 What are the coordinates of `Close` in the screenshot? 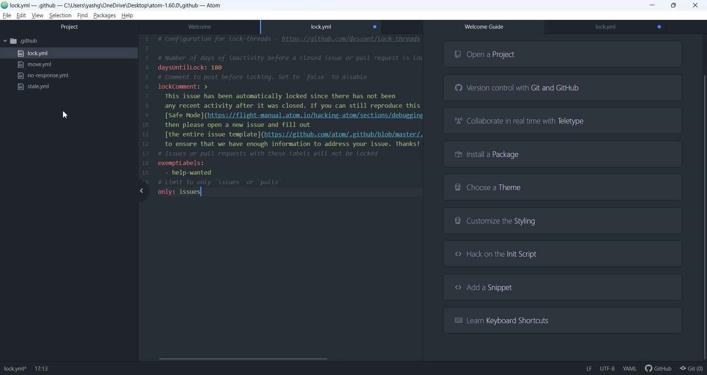 It's located at (696, 5).